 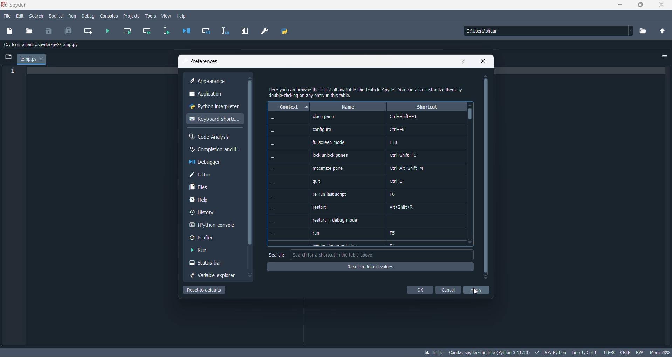 What do you see at coordinates (485, 279) in the screenshot?
I see `move down` at bounding box center [485, 279].